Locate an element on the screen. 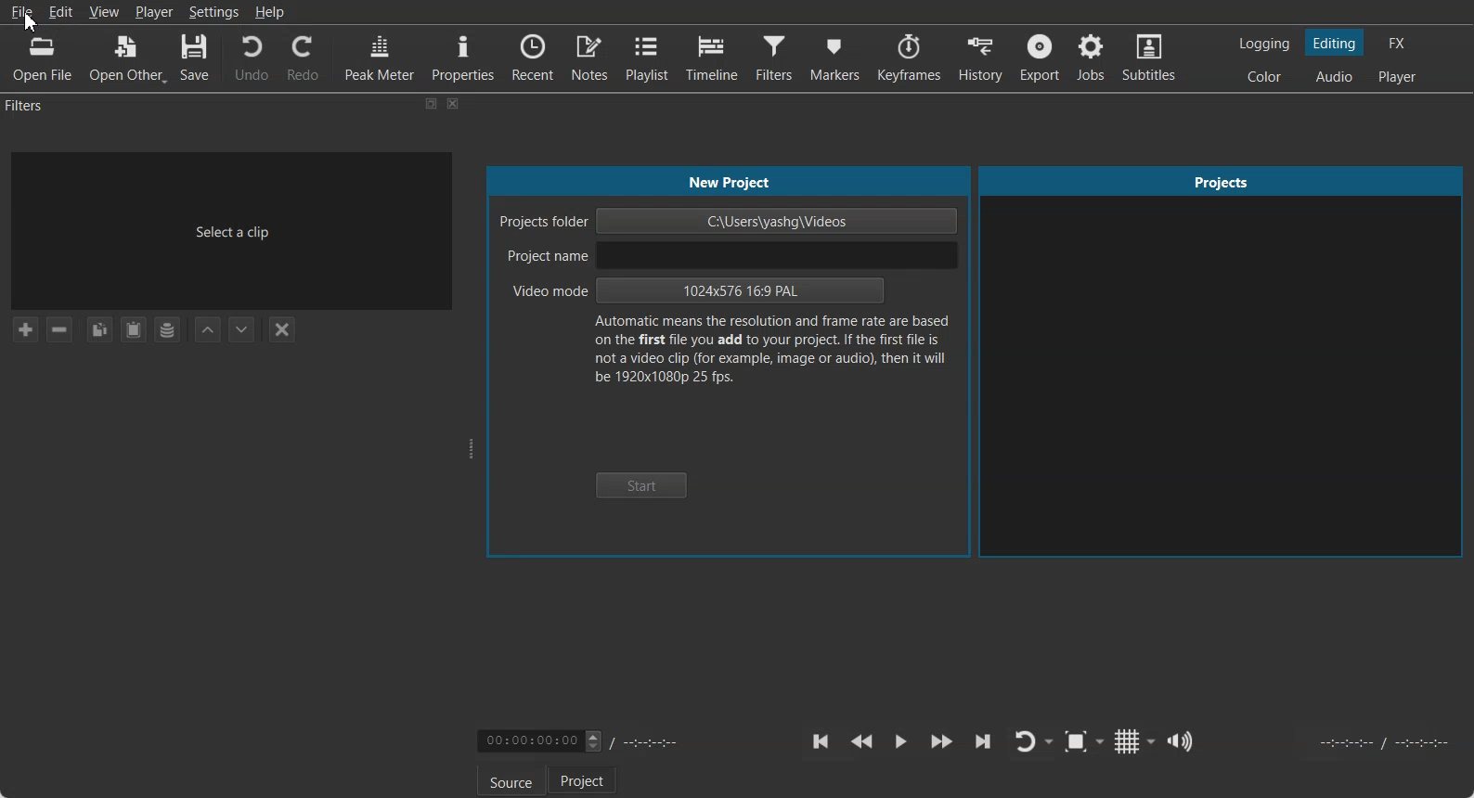 The width and height of the screenshot is (1474, 798). Switch to the Audio layout is located at coordinates (1334, 76).